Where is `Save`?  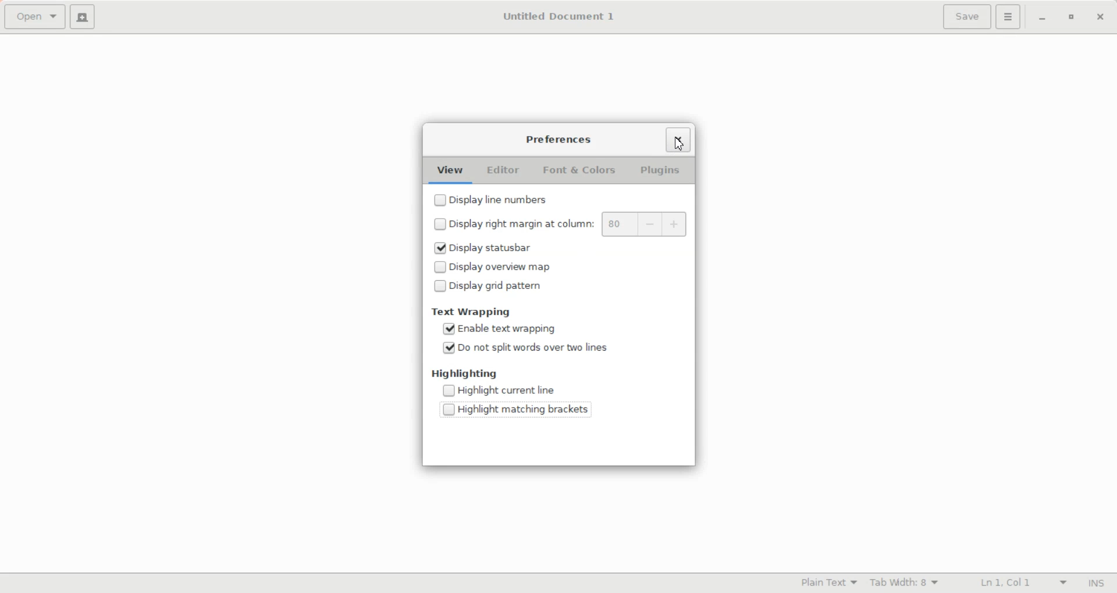 Save is located at coordinates (966, 17).